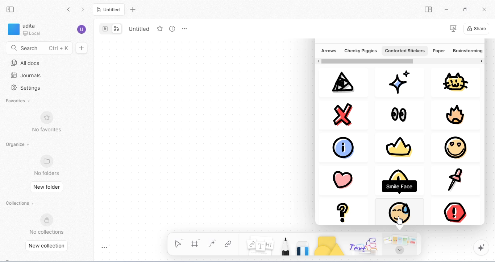 This screenshot has width=495, height=262. I want to click on curve, so click(213, 243).